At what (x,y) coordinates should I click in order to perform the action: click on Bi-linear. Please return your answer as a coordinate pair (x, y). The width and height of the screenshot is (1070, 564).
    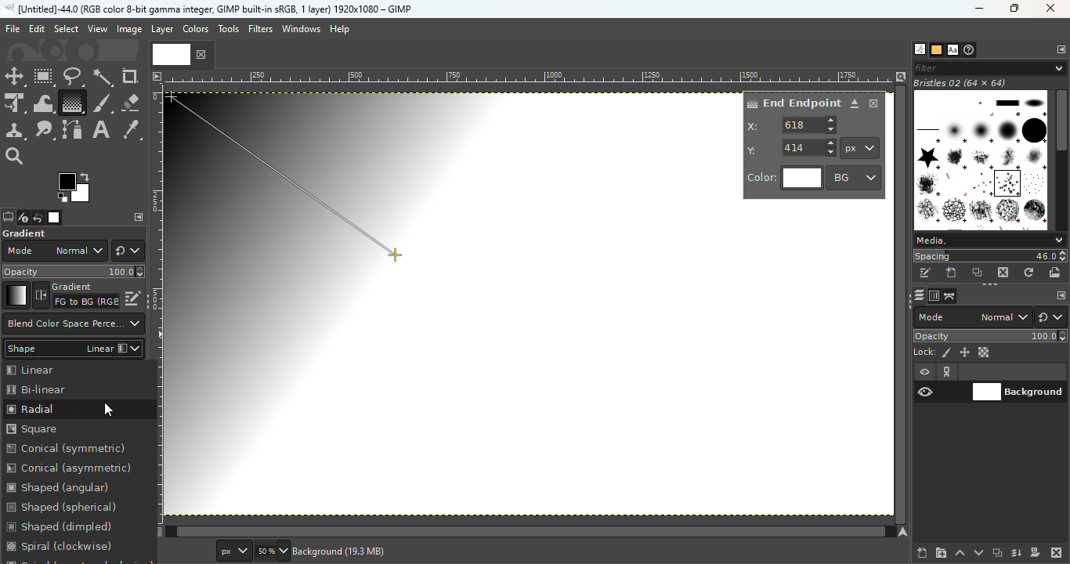
    Looking at the image, I should click on (50, 389).